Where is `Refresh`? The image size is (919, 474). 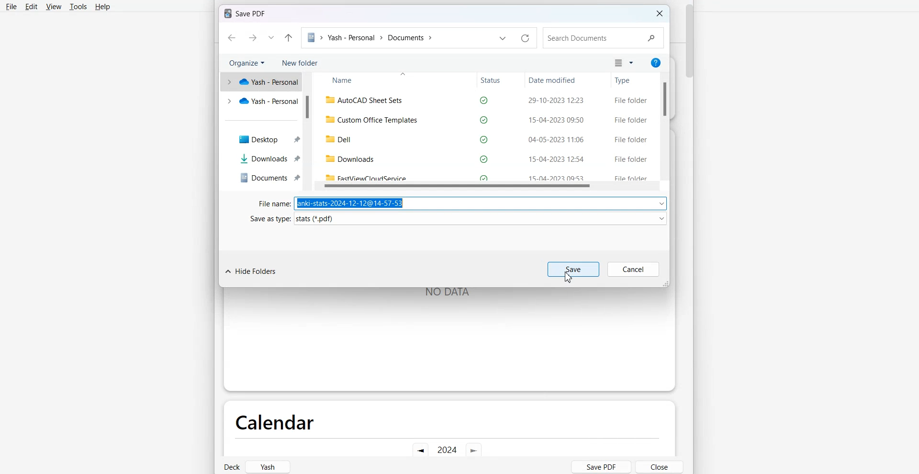 Refresh is located at coordinates (524, 37).